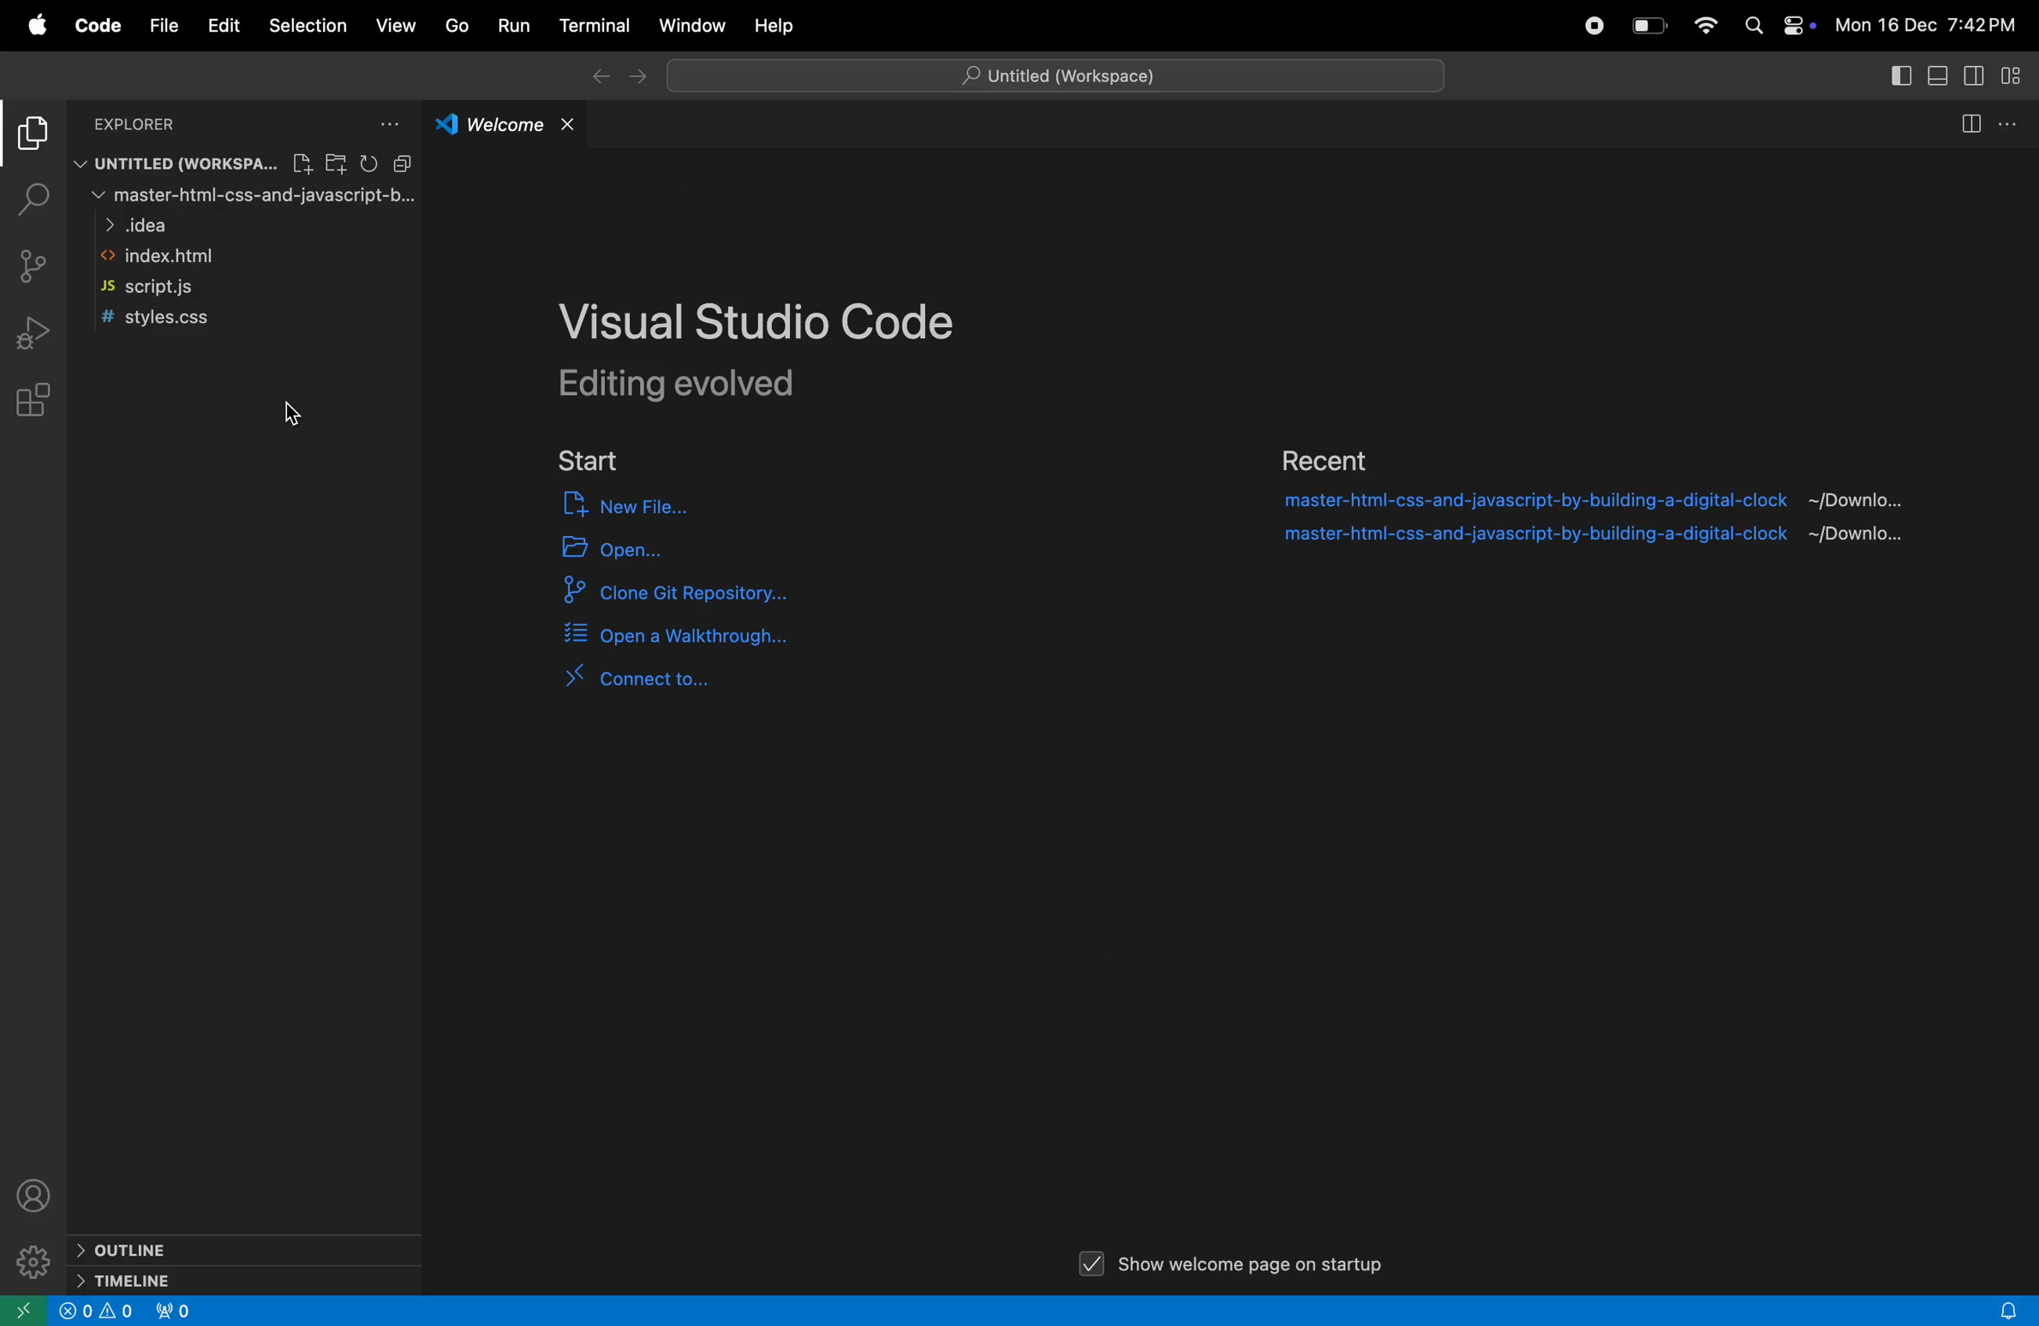 The image size is (2039, 1326). What do you see at coordinates (1236, 1258) in the screenshot?
I see `show welcome on startup page` at bounding box center [1236, 1258].